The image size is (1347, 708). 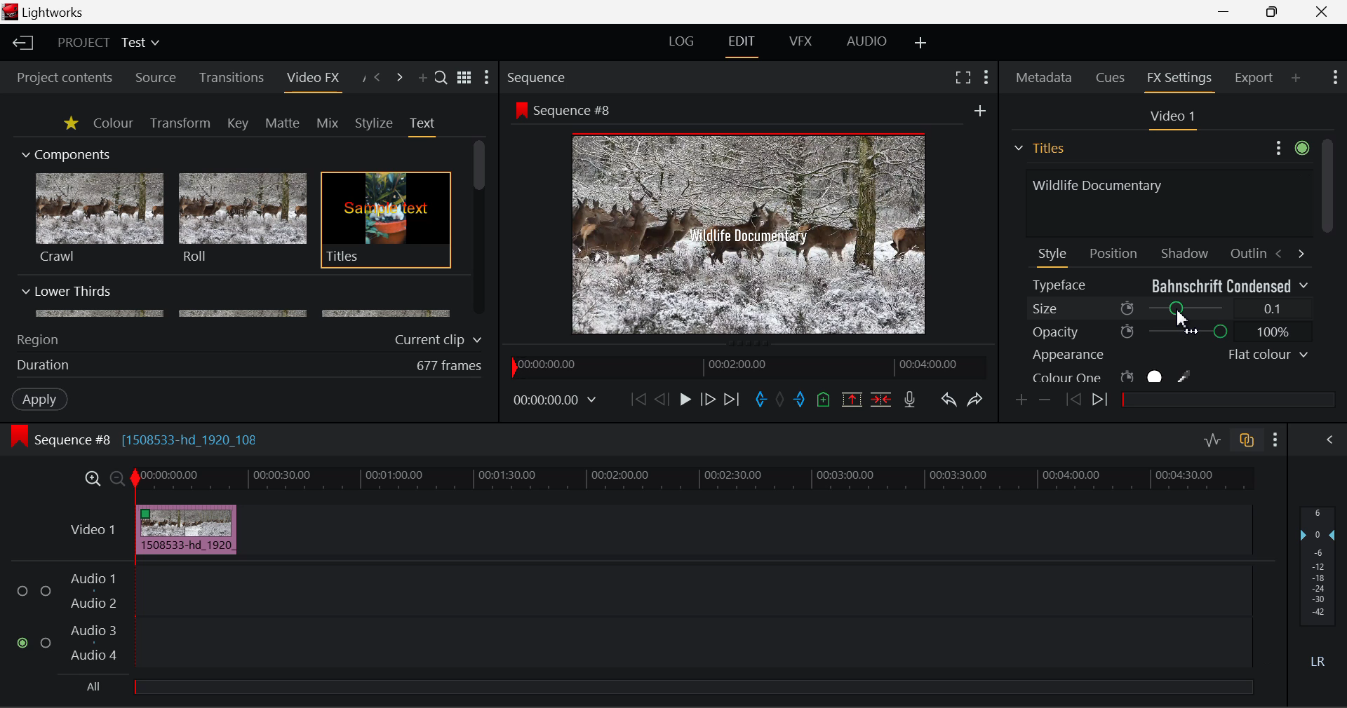 What do you see at coordinates (1171, 284) in the screenshot?
I see `Typeface Bahnschrift Condensed` at bounding box center [1171, 284].